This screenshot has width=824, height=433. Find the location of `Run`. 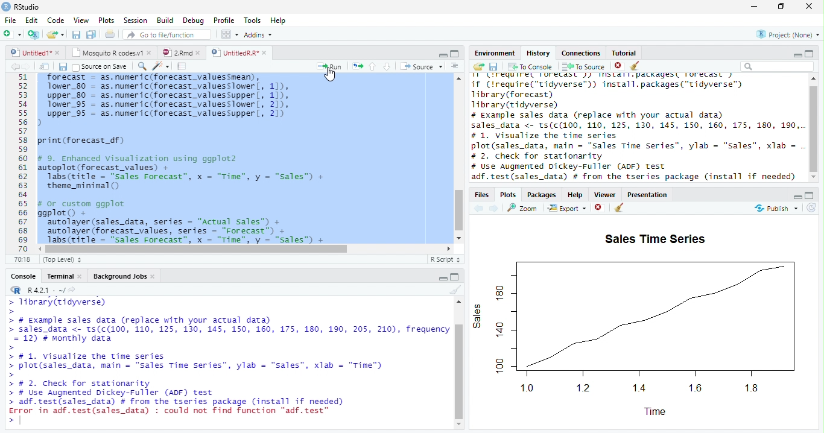

Run is located at coordinates (327, 67).